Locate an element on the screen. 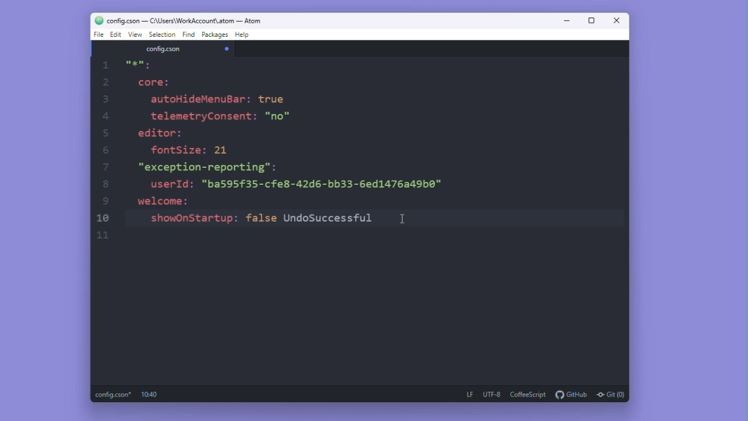  utf-8 is located at coordinates (491, 394).